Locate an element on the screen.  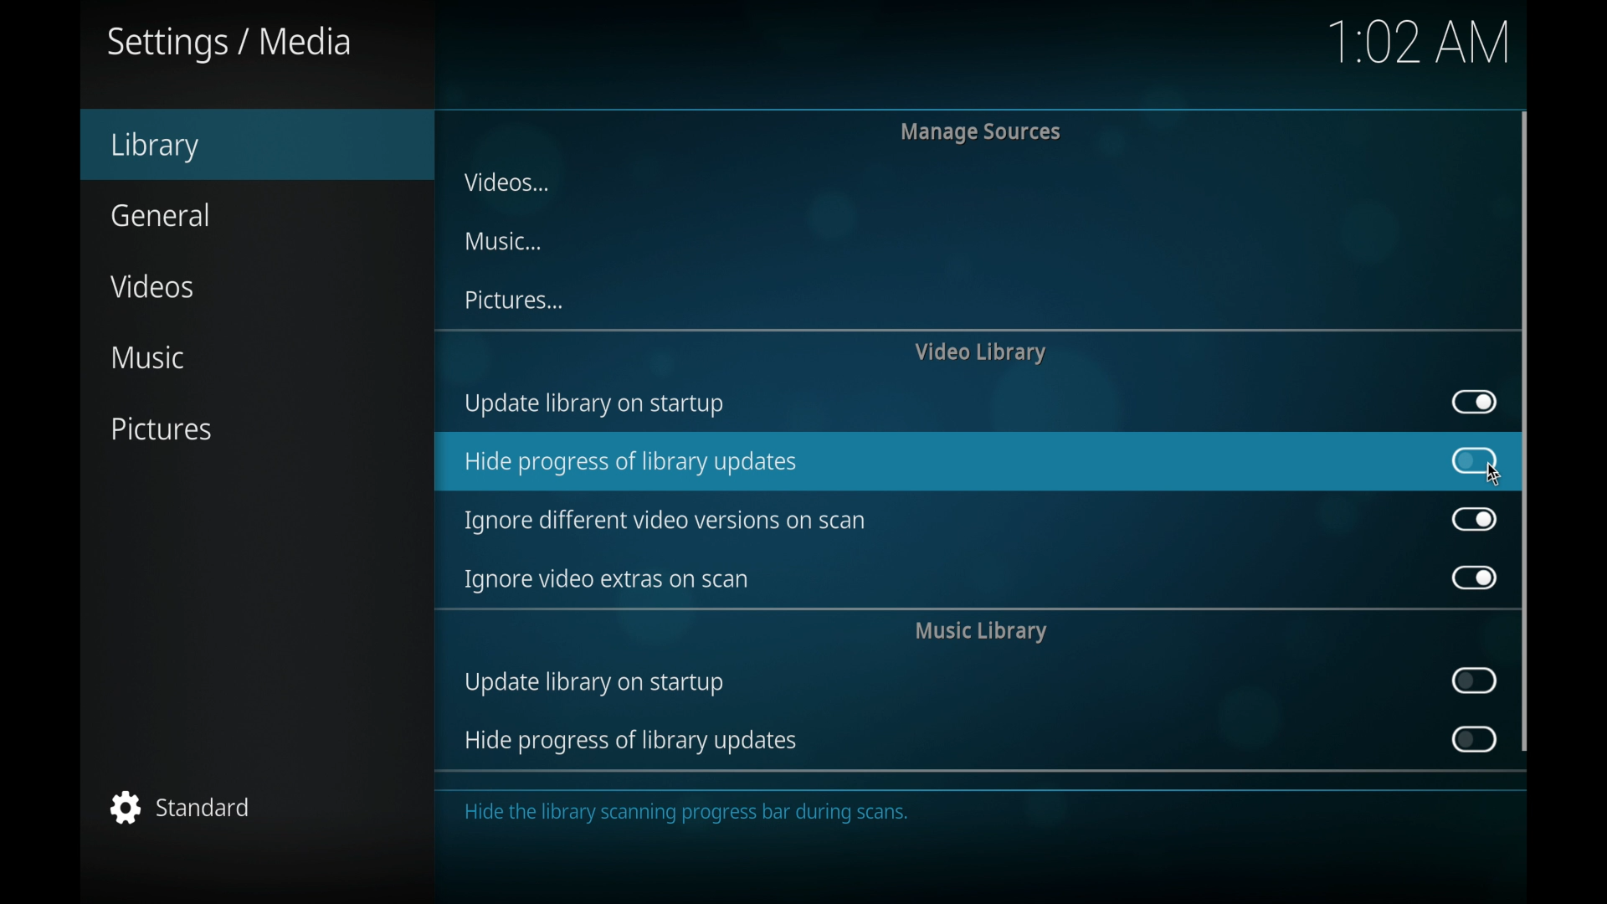
library is located at coordinates (157, 146).